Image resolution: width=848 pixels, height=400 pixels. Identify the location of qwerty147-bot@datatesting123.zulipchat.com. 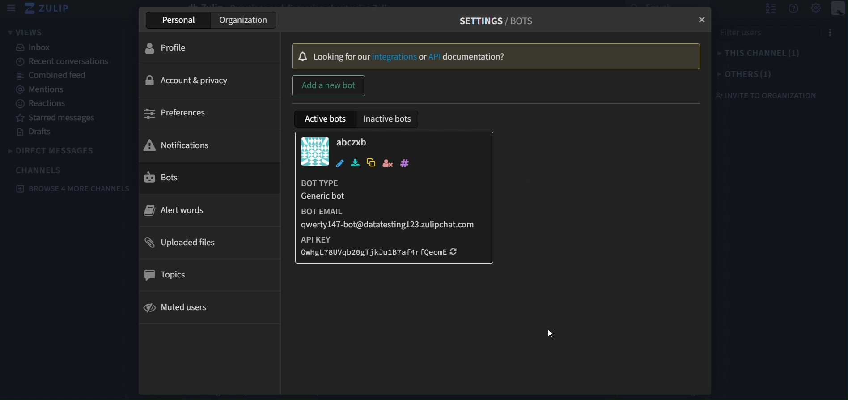
(388, 225).